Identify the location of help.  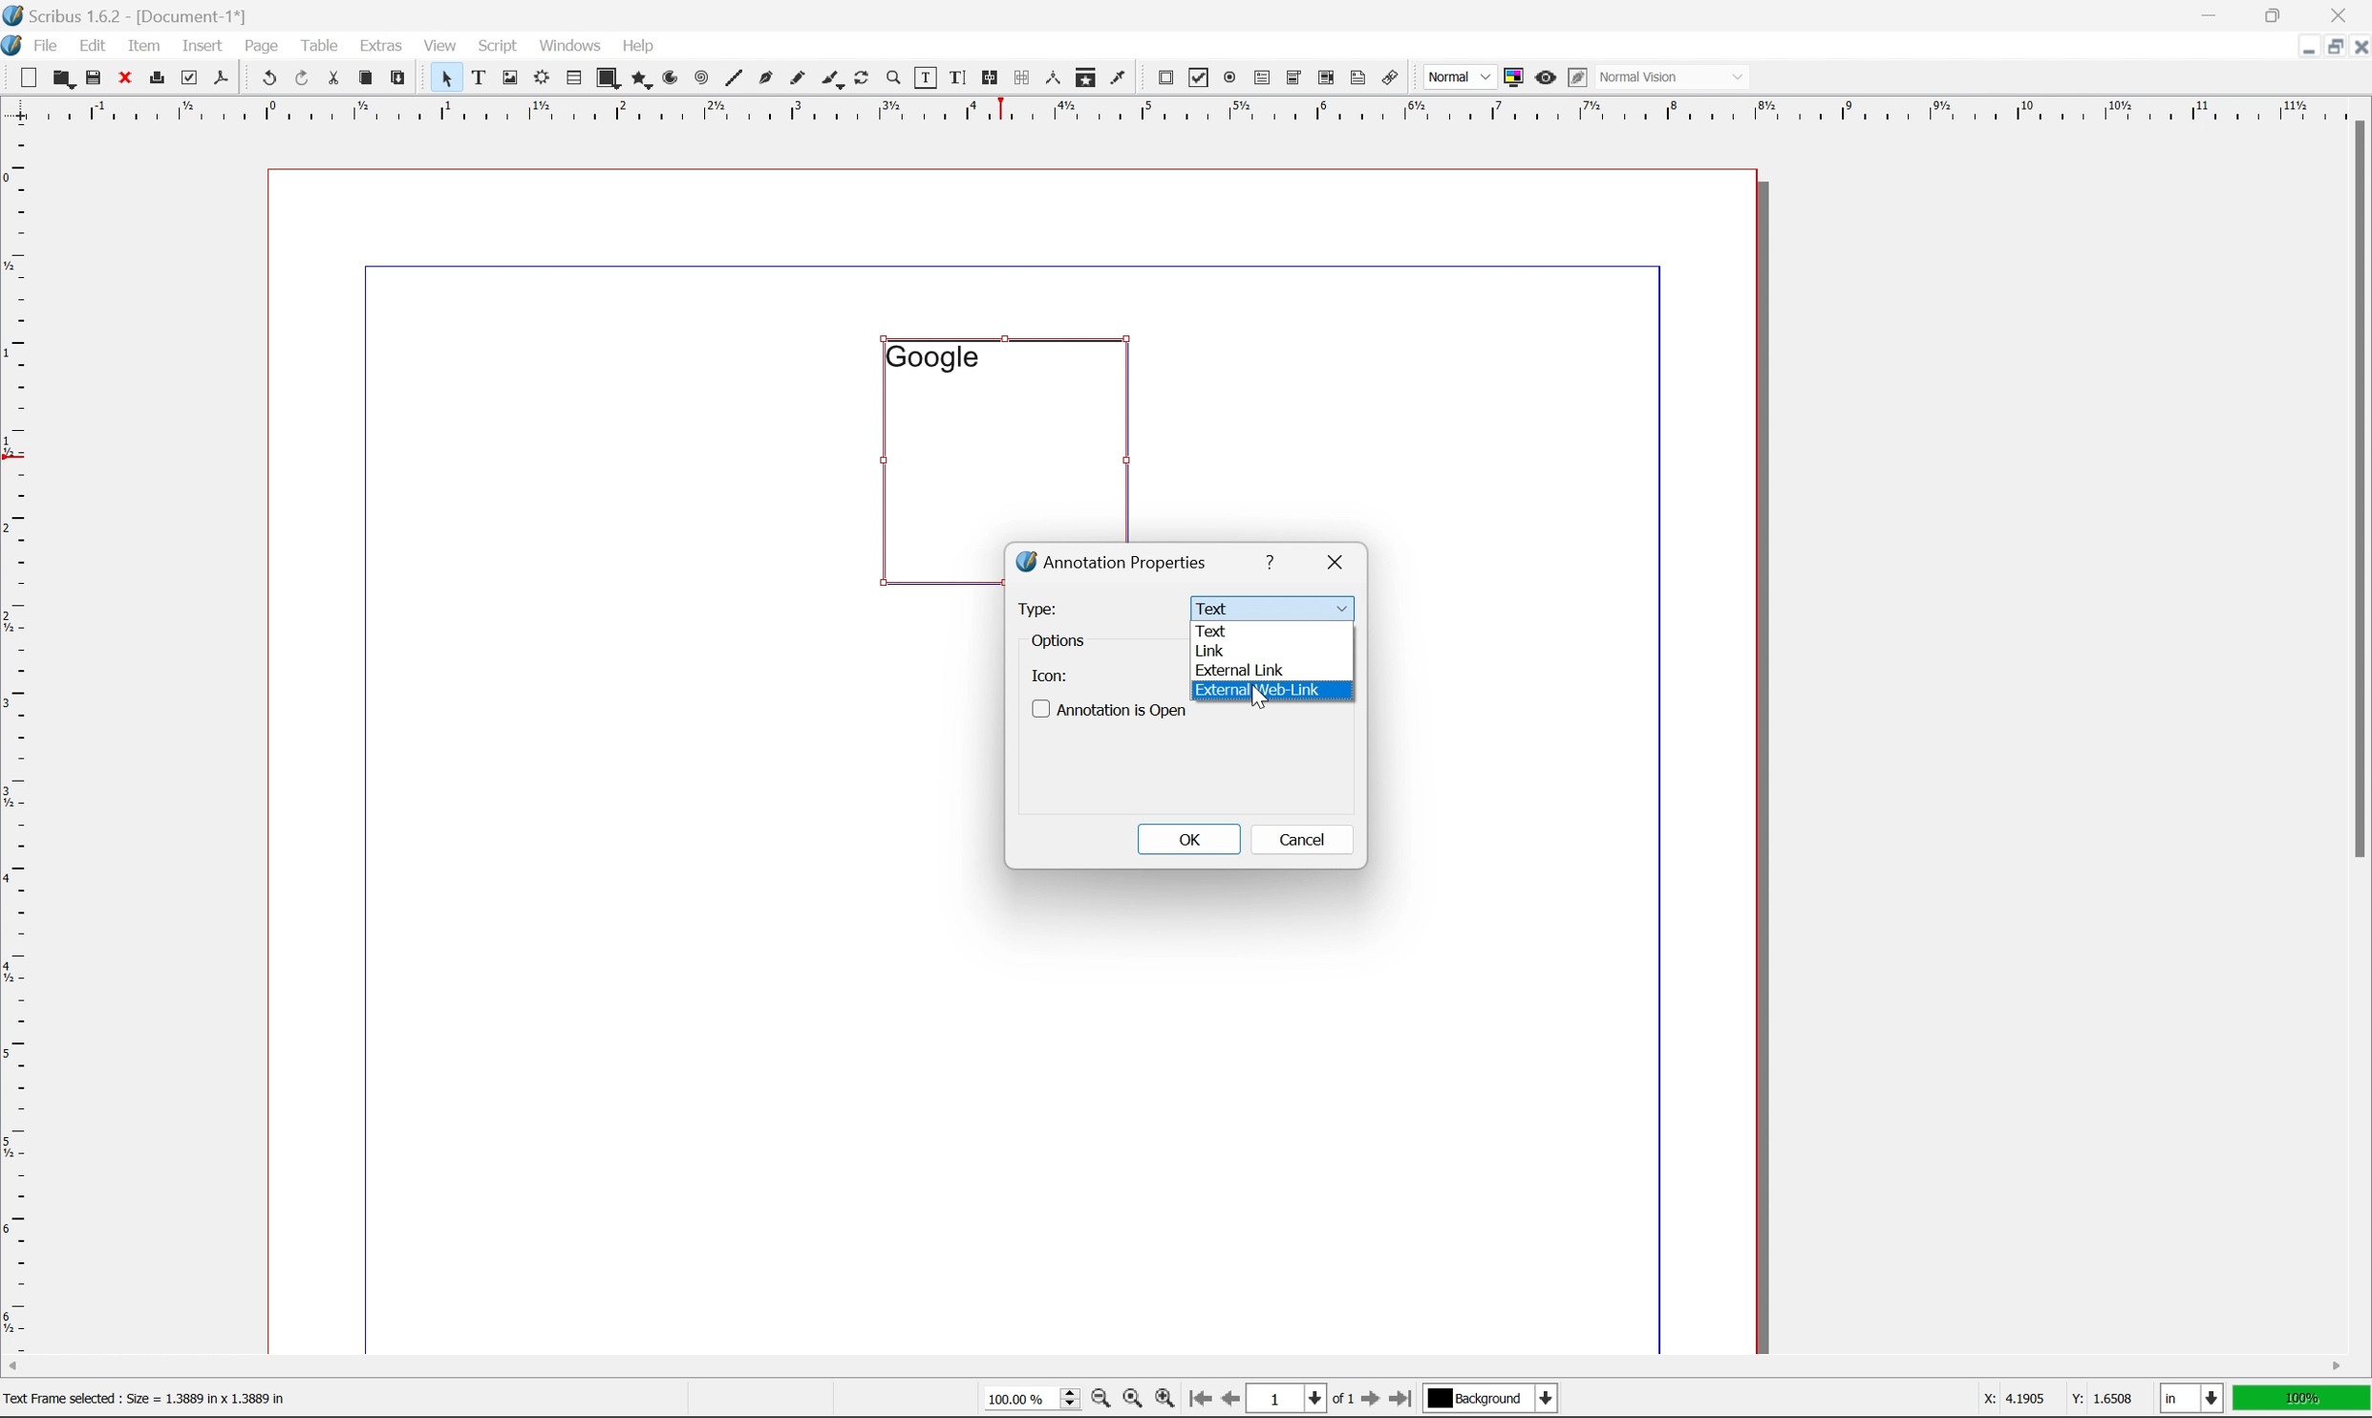
(637, 46).